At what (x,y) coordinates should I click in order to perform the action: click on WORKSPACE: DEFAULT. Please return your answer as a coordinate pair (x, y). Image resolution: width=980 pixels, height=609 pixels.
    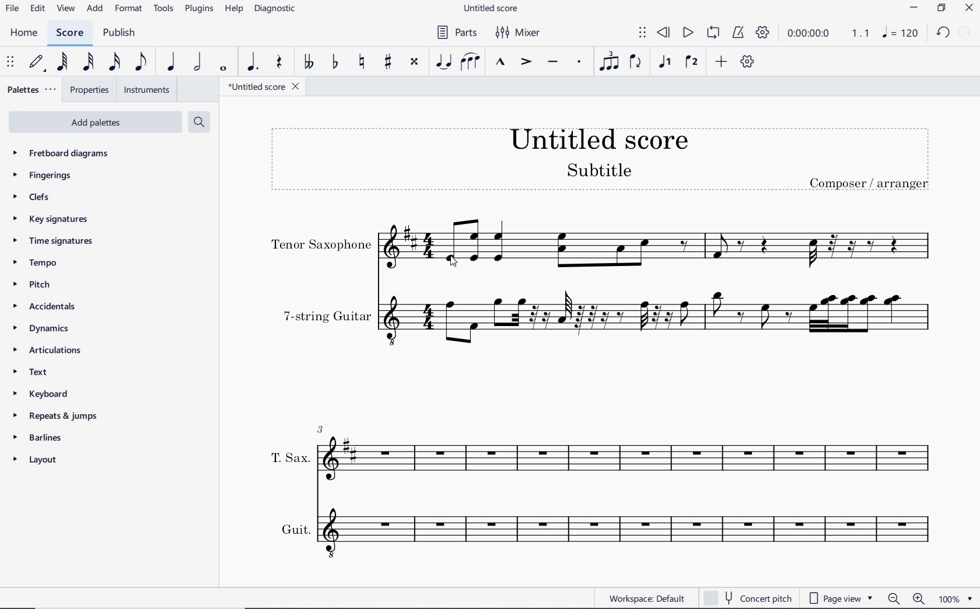
    Looking at the image, I should click on (649, 597).